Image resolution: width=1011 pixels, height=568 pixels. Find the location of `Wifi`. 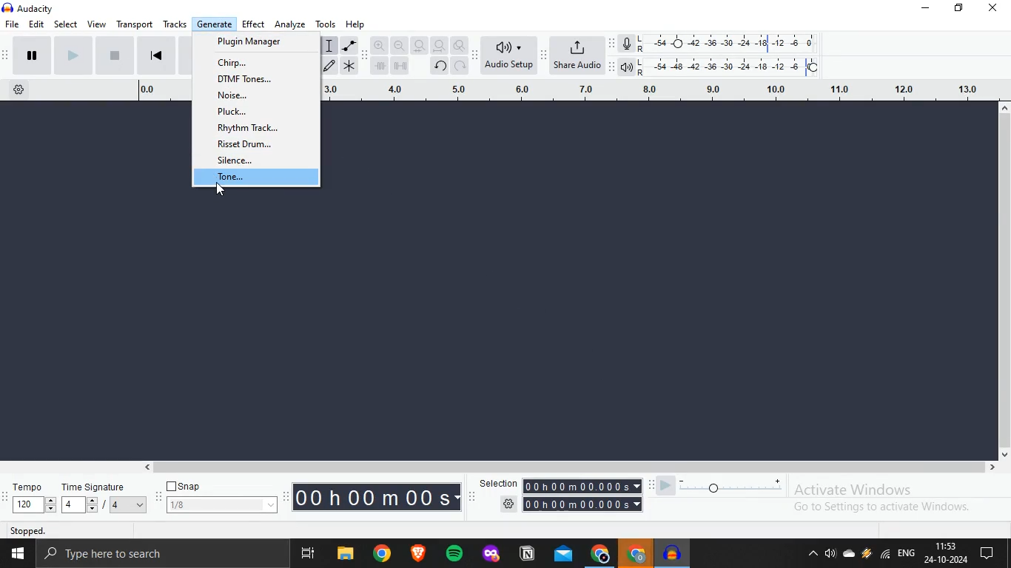

Wifi is located at coordinates (886, 556).